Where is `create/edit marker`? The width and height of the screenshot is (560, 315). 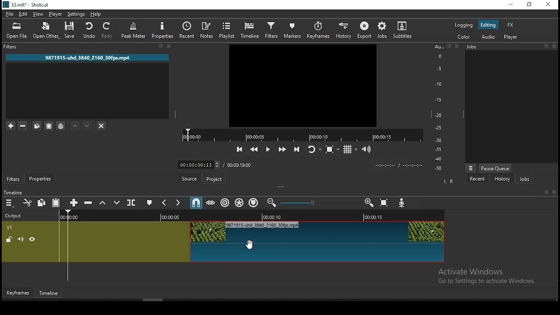
create/edit marker is located at coordinates (150, 203).